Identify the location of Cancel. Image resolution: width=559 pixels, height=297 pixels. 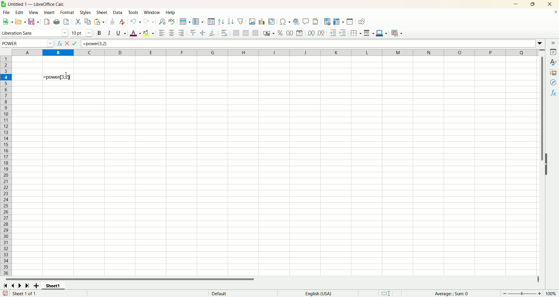
(68, 43).